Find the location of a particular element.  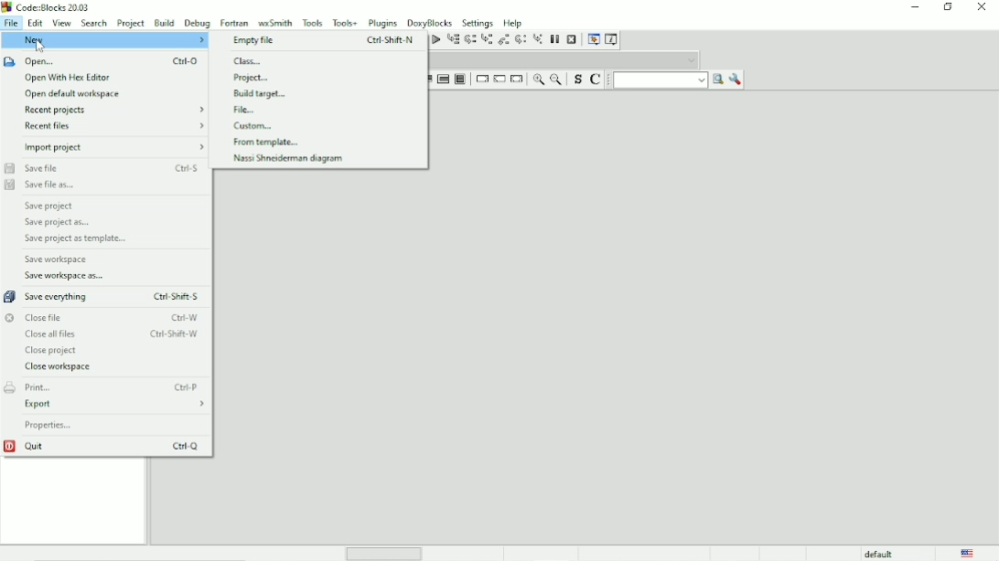

Project is located at coordinates (252, 78).